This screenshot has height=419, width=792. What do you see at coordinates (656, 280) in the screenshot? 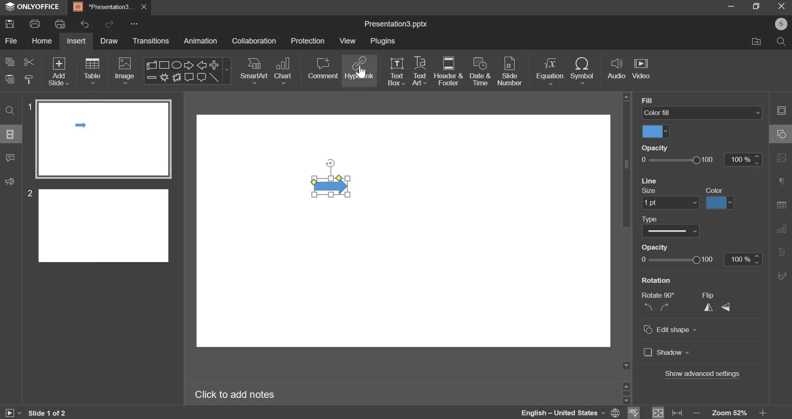
I see `rotation` at bounding box center [656, 280].